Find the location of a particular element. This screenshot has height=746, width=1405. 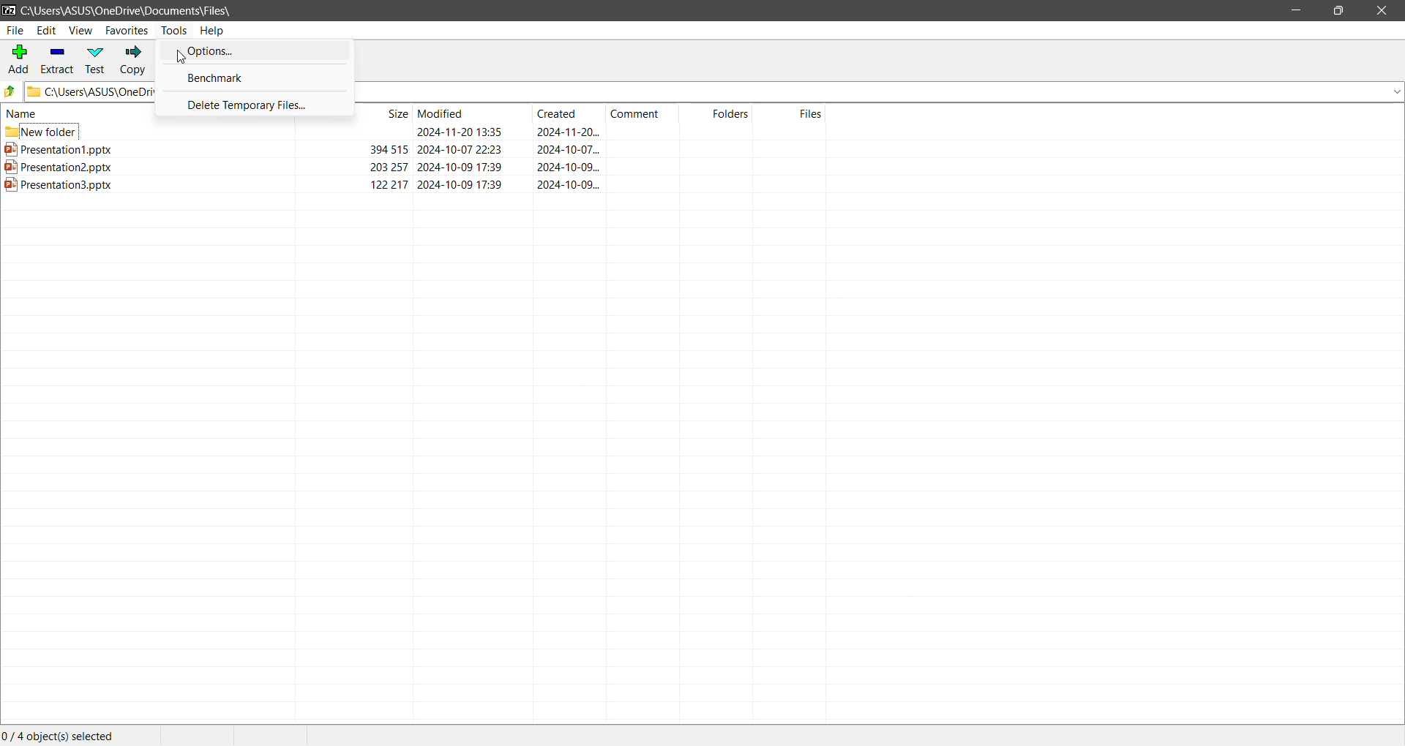

Copy is located at coordinates (135, 61).